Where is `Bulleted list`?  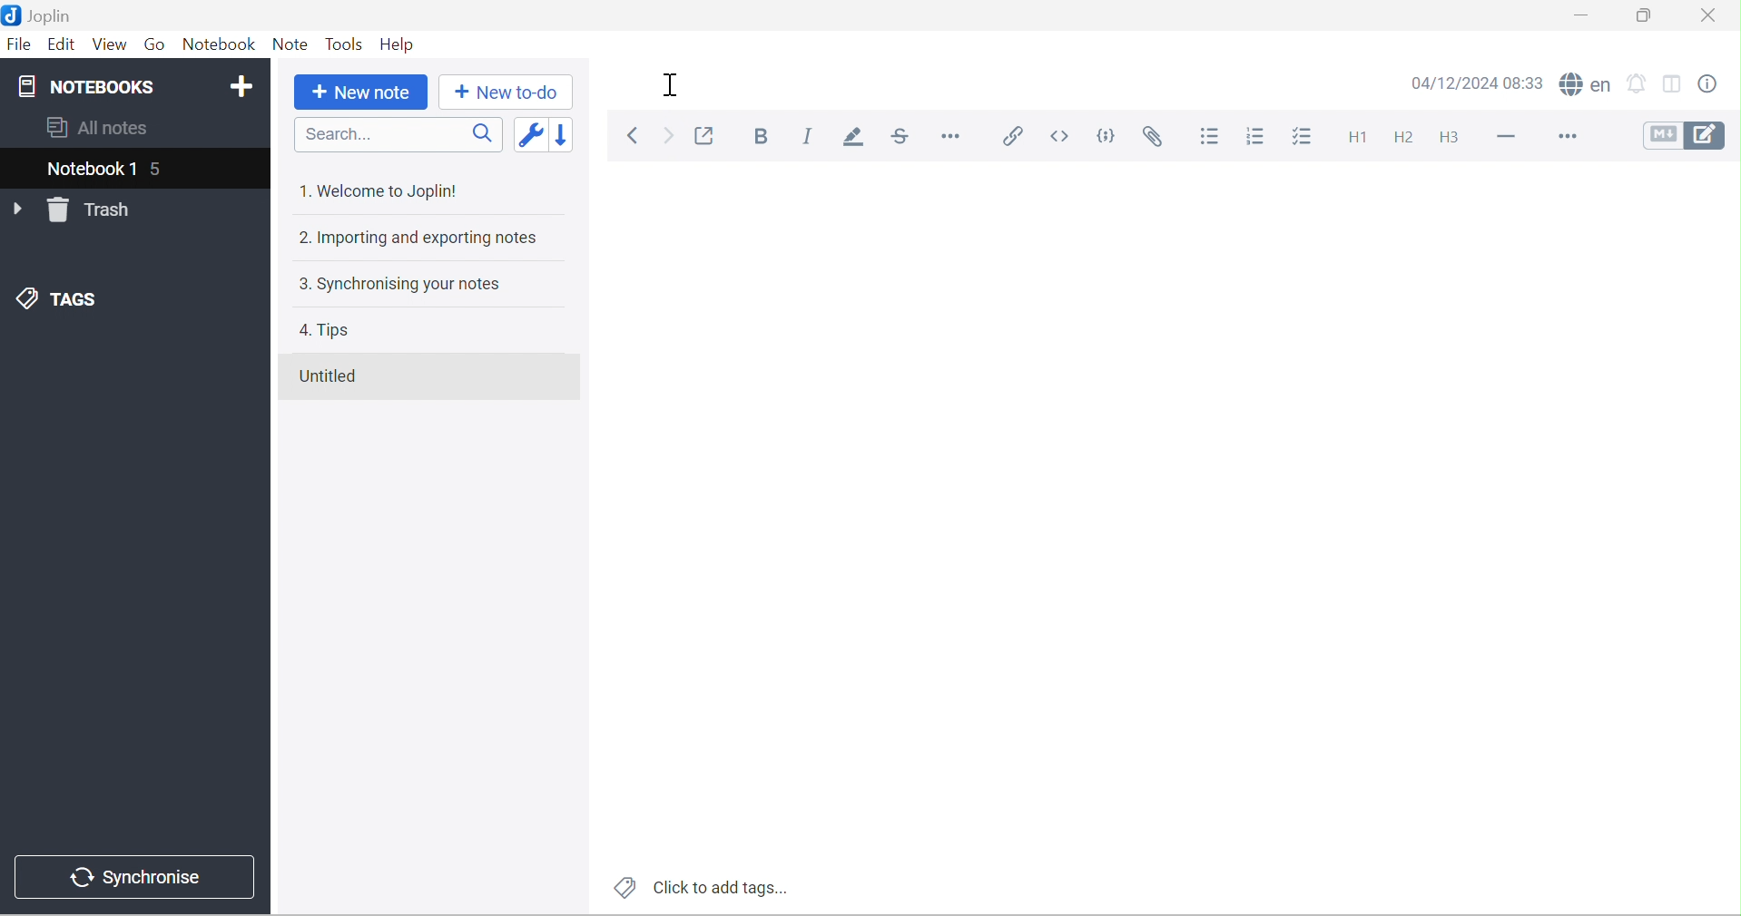 Bulleted list is located at coordinates (1216, 140).